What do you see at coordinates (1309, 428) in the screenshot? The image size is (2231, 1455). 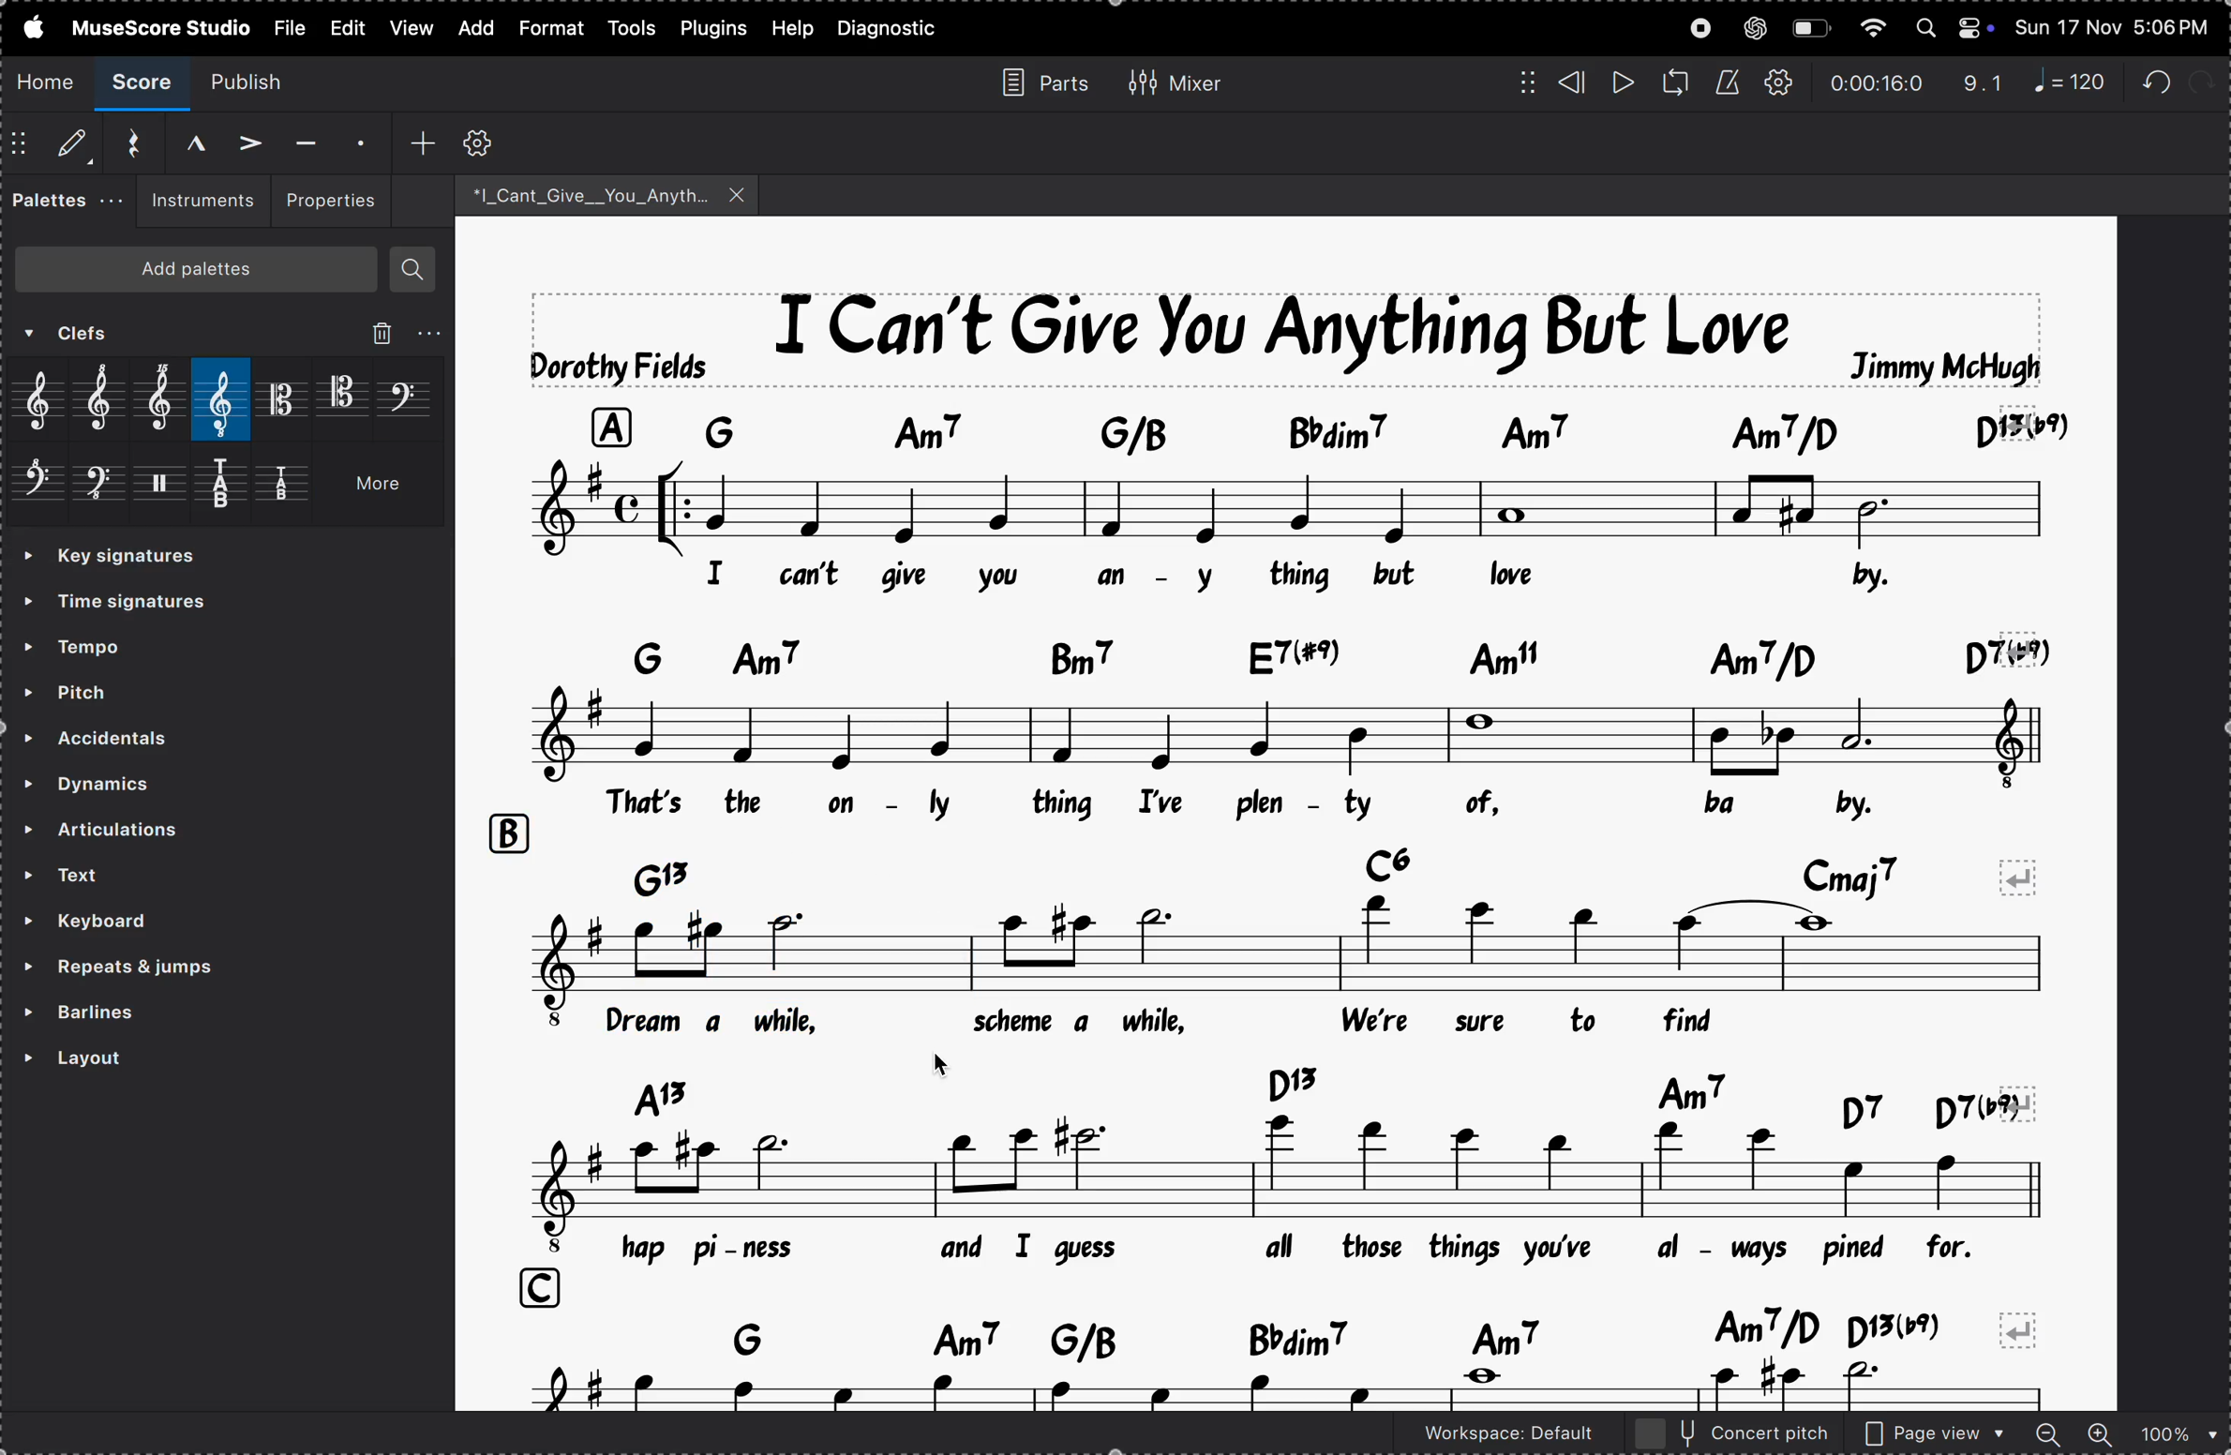 I see `note keys` at bounding box center [1309, 428].